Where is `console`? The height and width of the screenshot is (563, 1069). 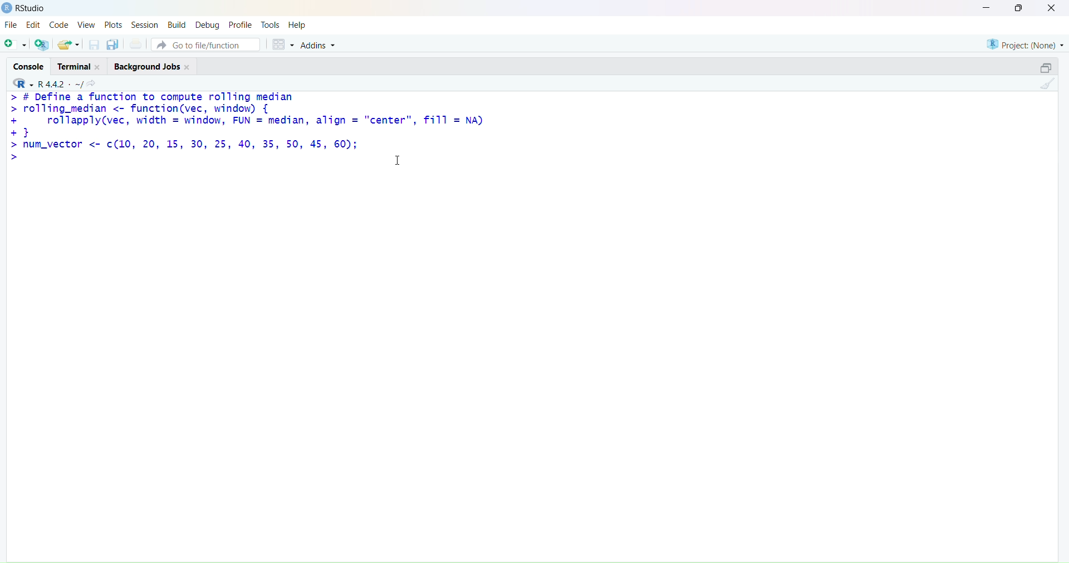
console is located at coordinates (29, 67).